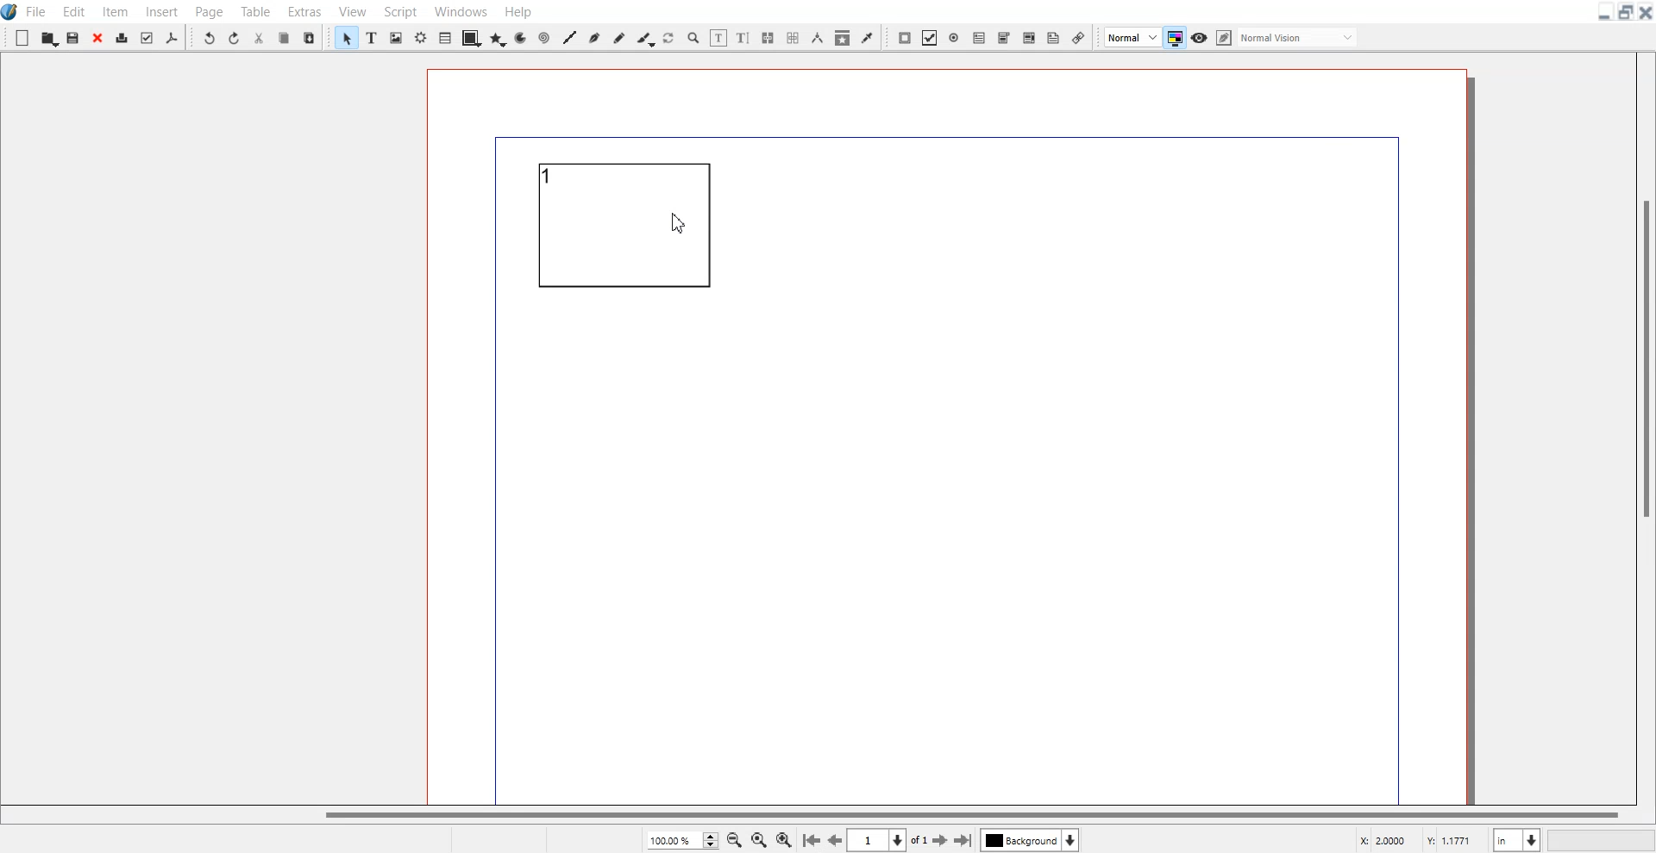 Image resolution: width=1656 pixels, height=853 pixels. I want to click on Polygon, so click(498, 36).